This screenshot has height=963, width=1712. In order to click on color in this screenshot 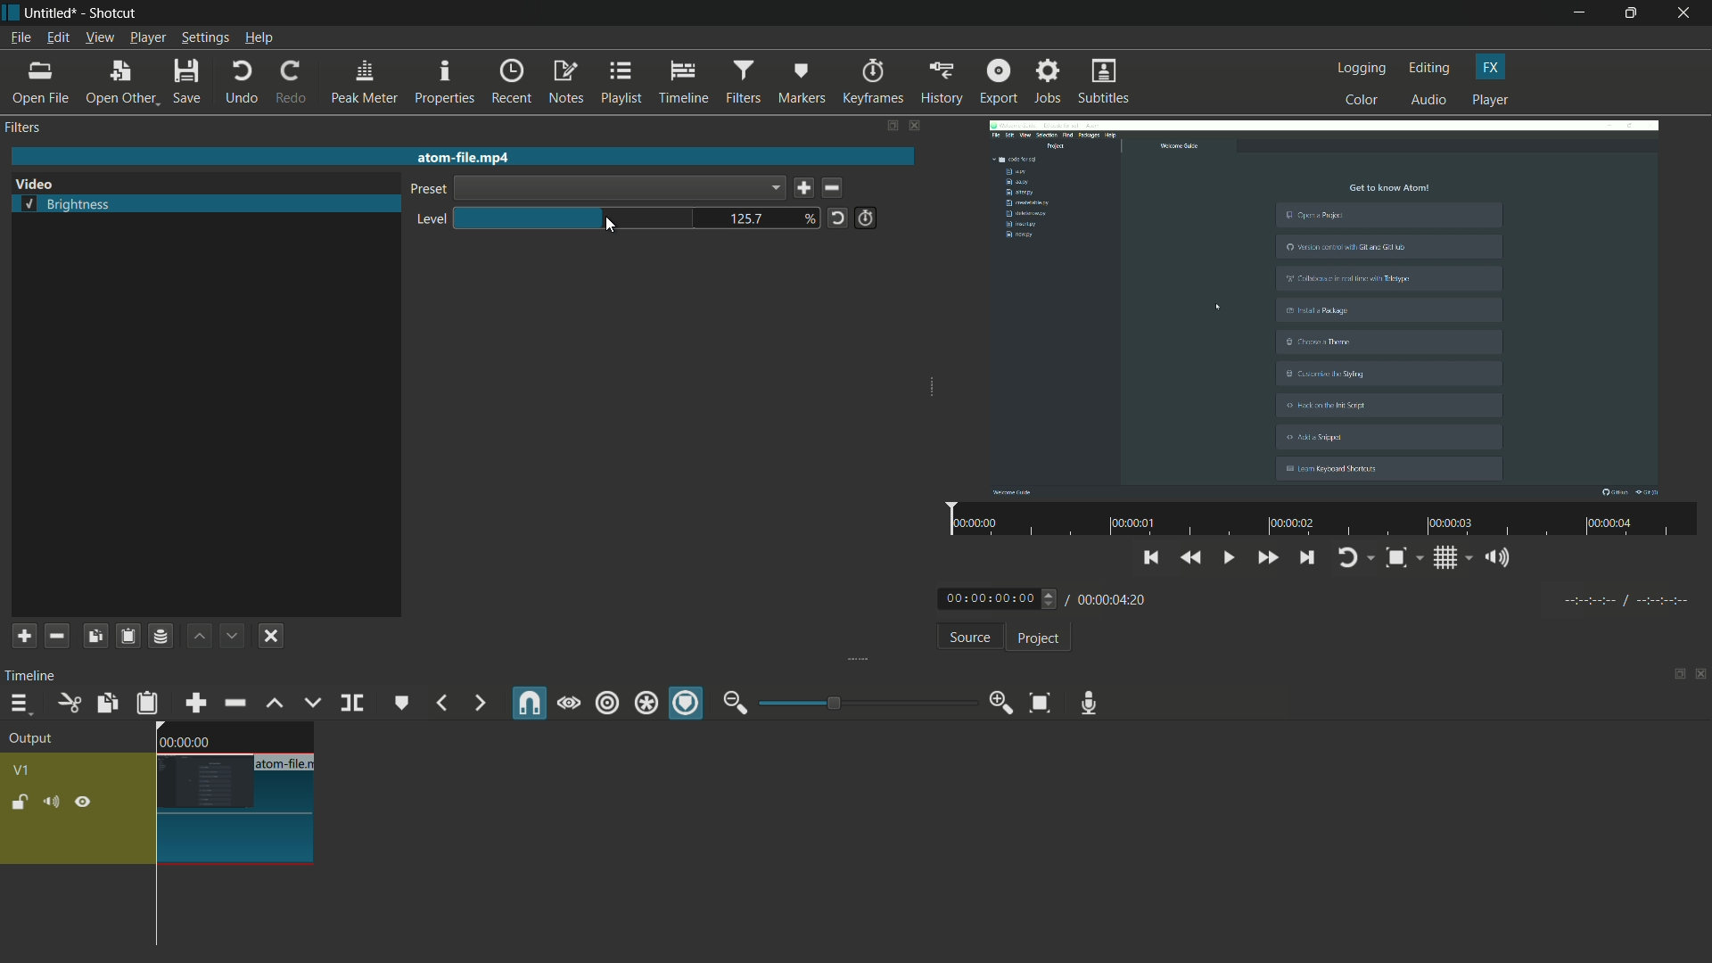, I will do `click(1362, 99)`.